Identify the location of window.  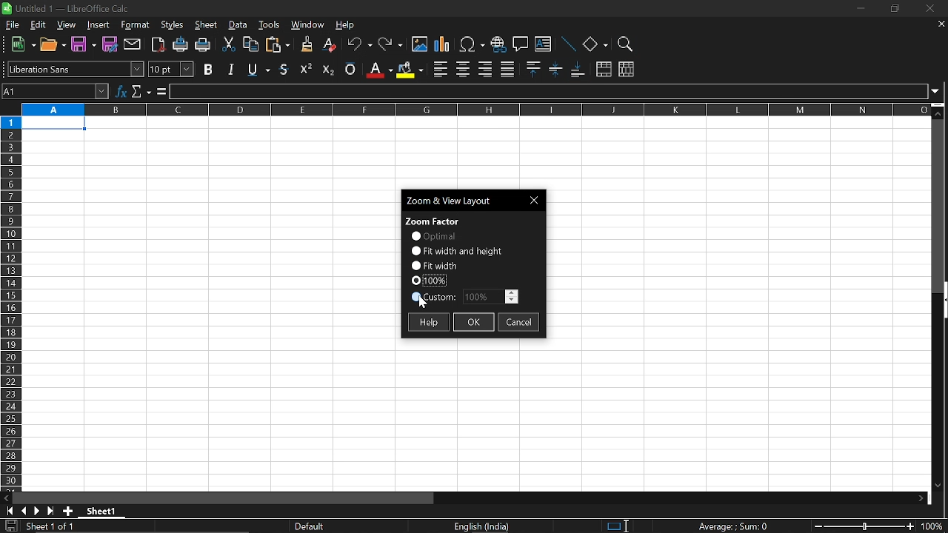
(308, 26).